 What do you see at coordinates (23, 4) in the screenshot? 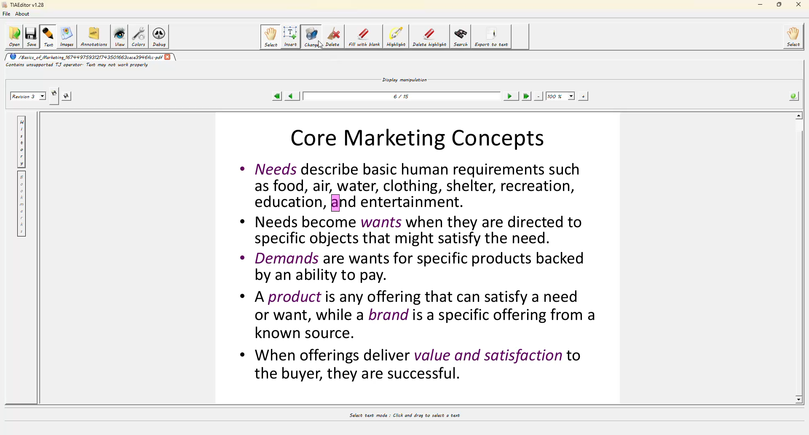
I see `TIAEditor v1.28` at bounding box center [23, 4].